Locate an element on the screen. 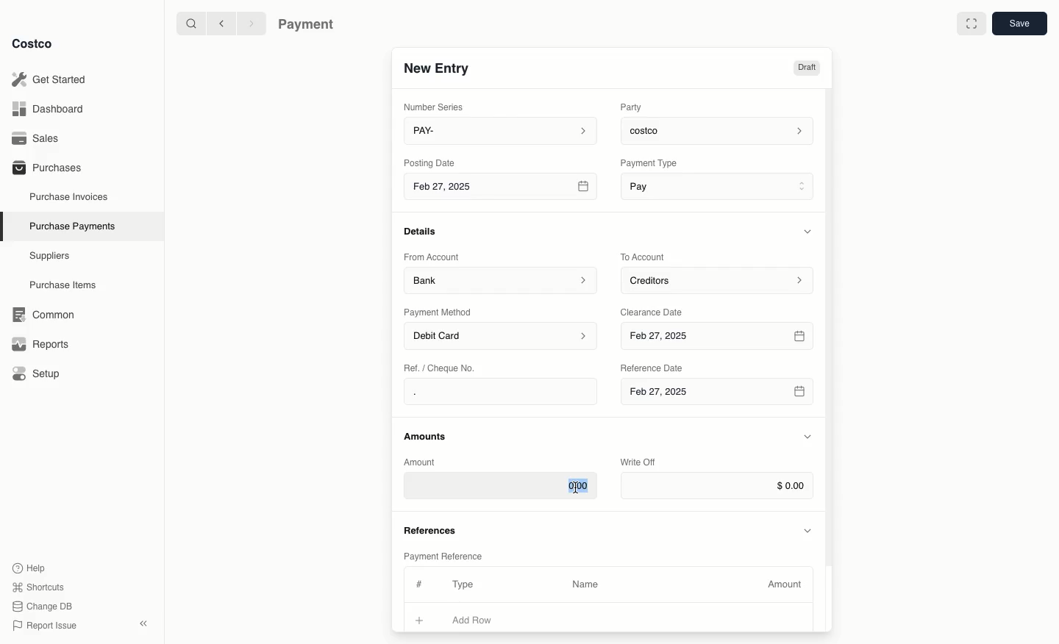 This screenshot has width=1059, height=644. Shortcuts is located at coordinates (38, 586).